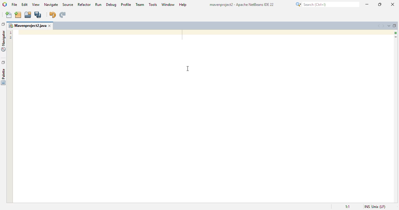 The width and height of the screenshot is (399, 210). What do you see at coordinates (348, 206) in the screenshot?
I see `magnification ratio` at bounding box center [348, 206].